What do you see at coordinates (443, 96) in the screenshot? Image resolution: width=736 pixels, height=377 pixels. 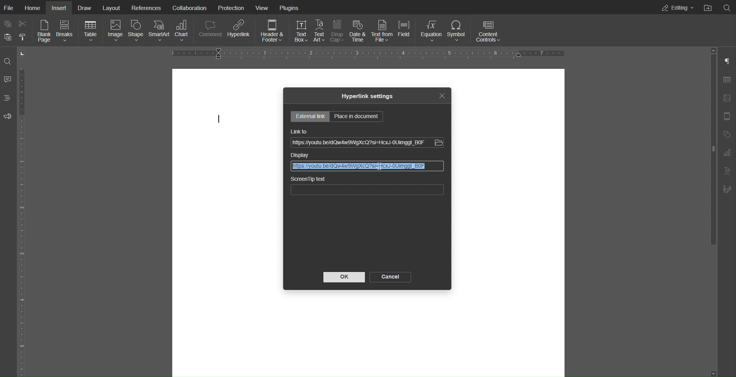 I see `Close` at bounding box center [443, 96].